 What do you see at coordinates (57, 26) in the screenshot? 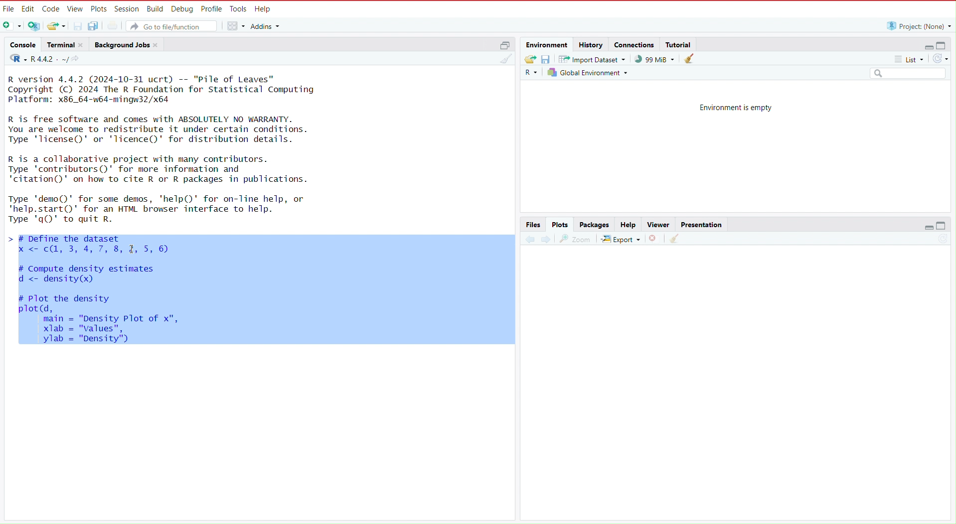
I see `open an existing file` at bounding box center [57, 26].